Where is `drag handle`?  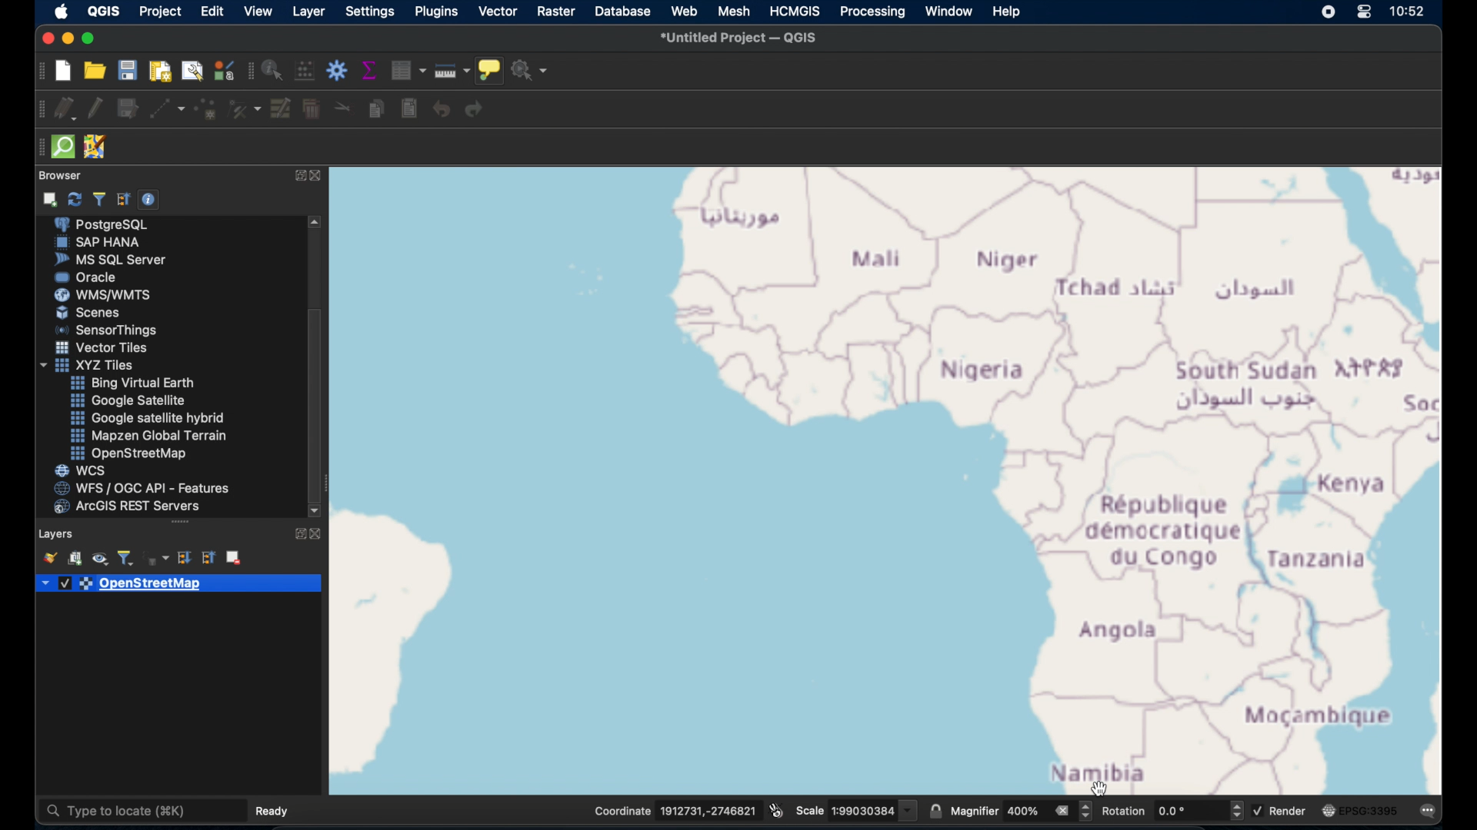
drag handle is located at coordinates (178, 523).